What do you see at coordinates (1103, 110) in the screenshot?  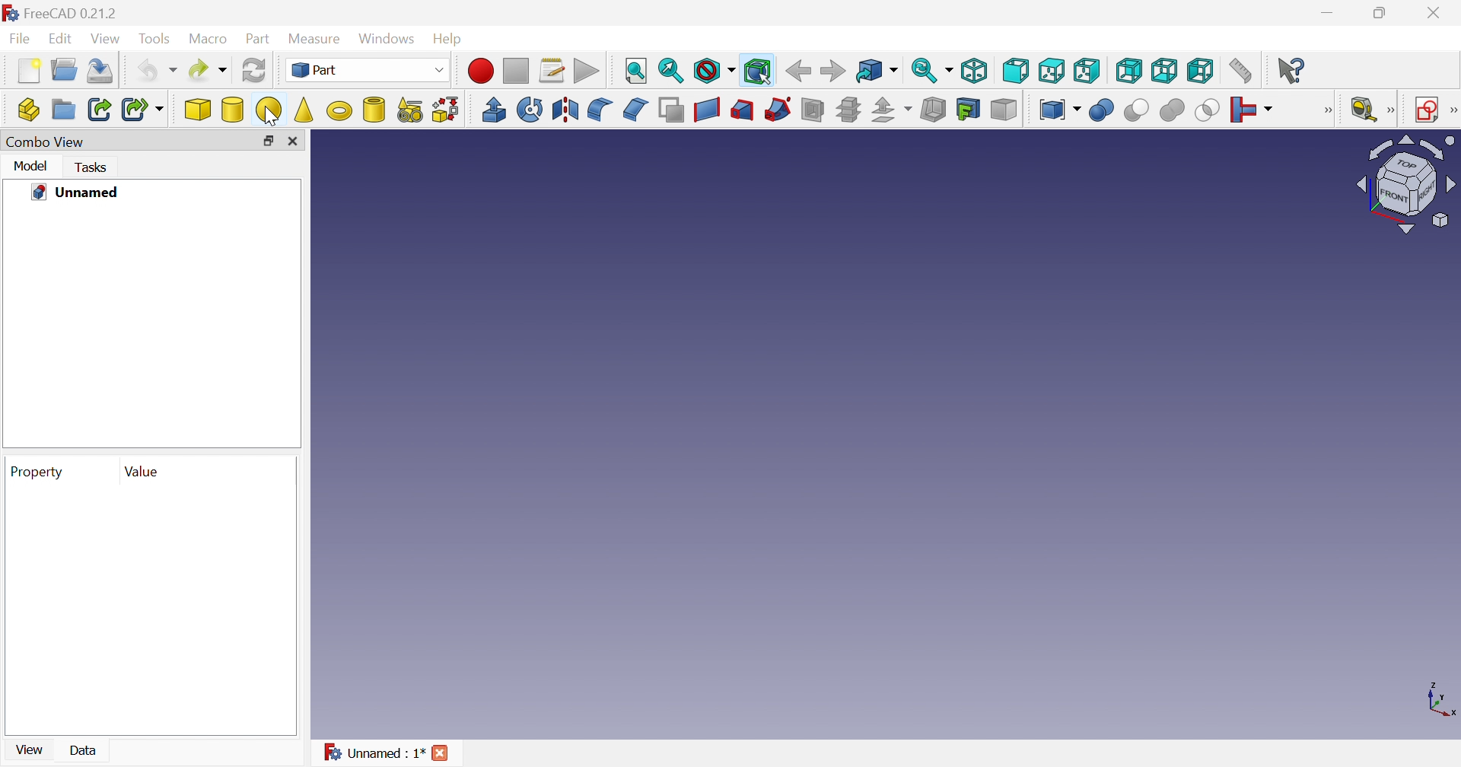 I see `Boolean` at bounding box center [1103, 110].